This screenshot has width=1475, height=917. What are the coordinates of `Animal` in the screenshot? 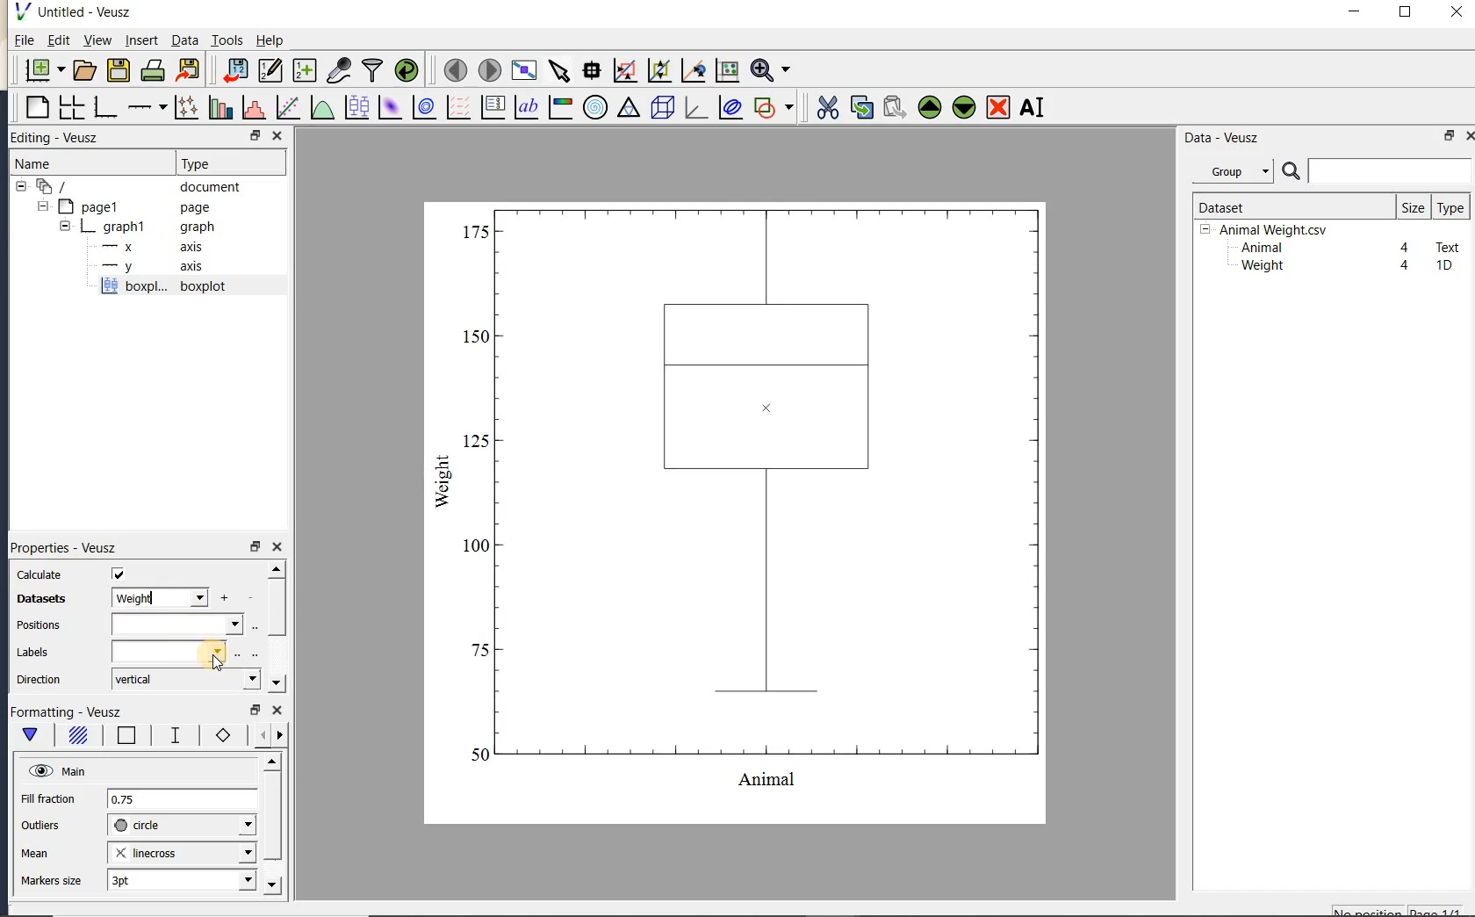 It's located at (1260, 249).